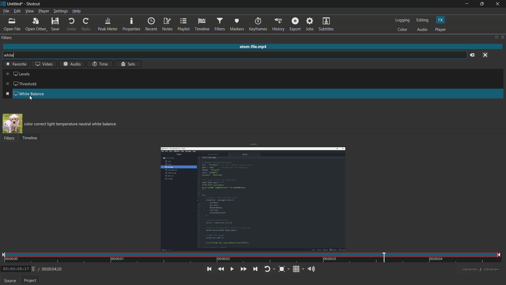 The width and height of the screenshot is (506, 285). I want to click on show volume control, so click(312, 269).